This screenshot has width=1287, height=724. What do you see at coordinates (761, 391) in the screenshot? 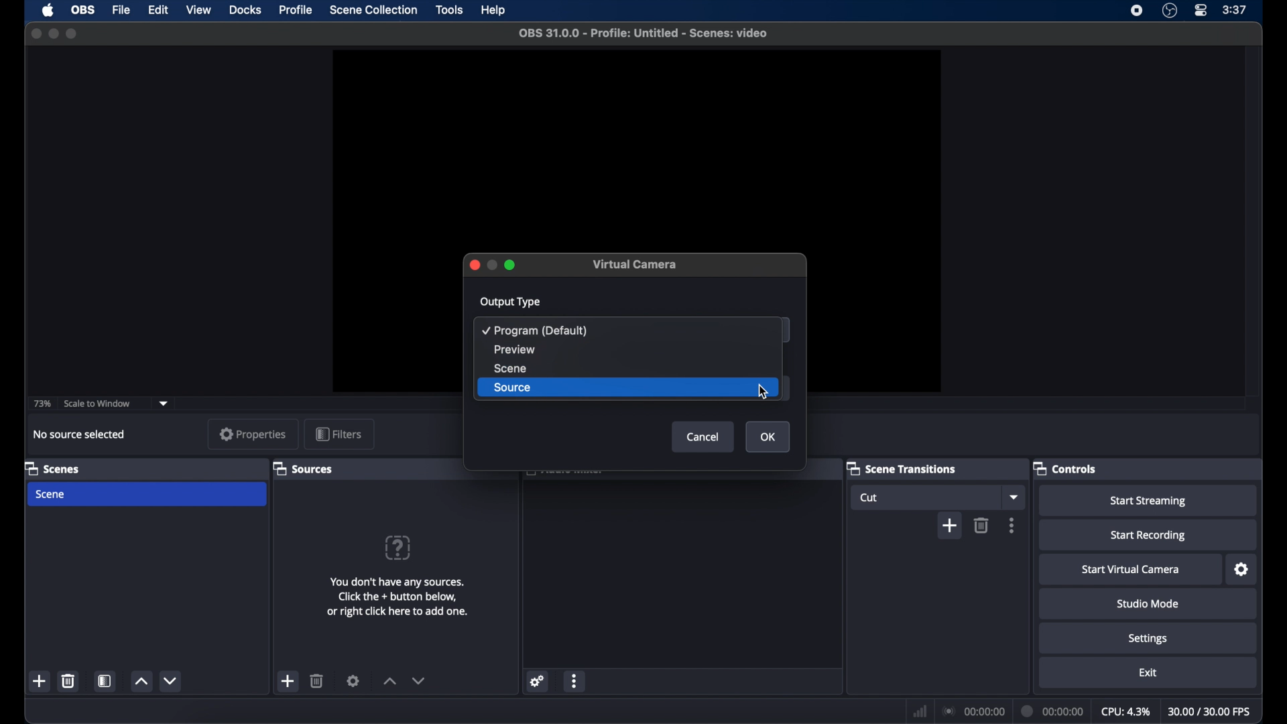
I see `cursor` at bounding box center [761, 391].